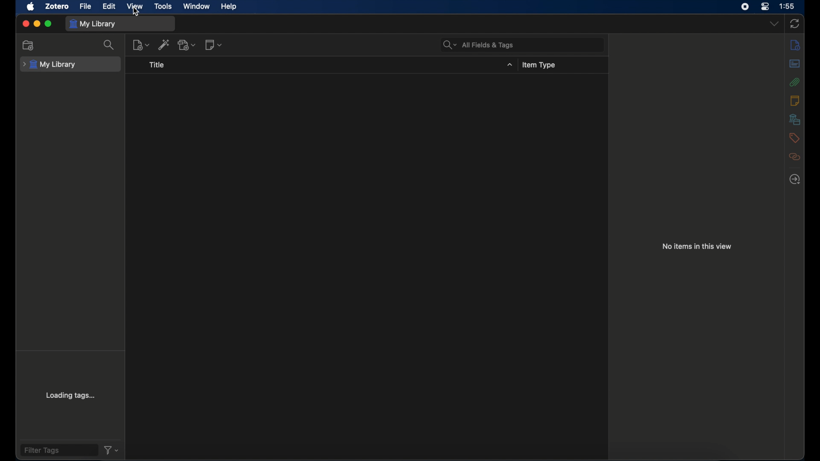 This screenshot has height=461, width=820. I want to click on loading tags, so click(71, 395).